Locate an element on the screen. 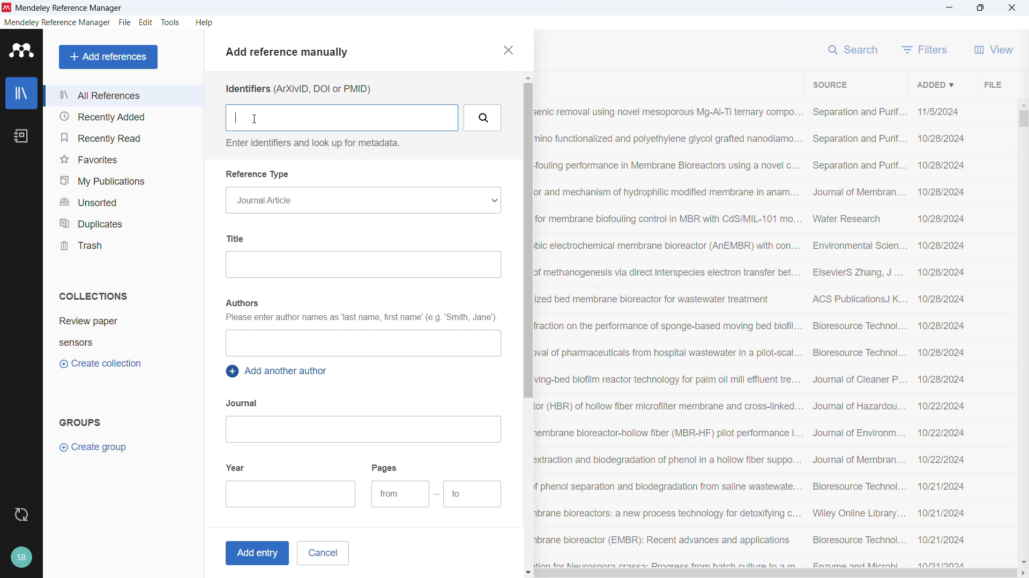 The height and width of the screenshot is (578, 1029). Add references  is located at coordinates (109, 57).